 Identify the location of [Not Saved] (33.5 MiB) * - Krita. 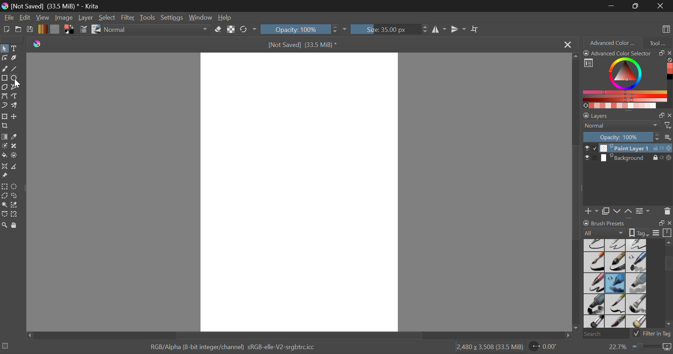
(55, 6).